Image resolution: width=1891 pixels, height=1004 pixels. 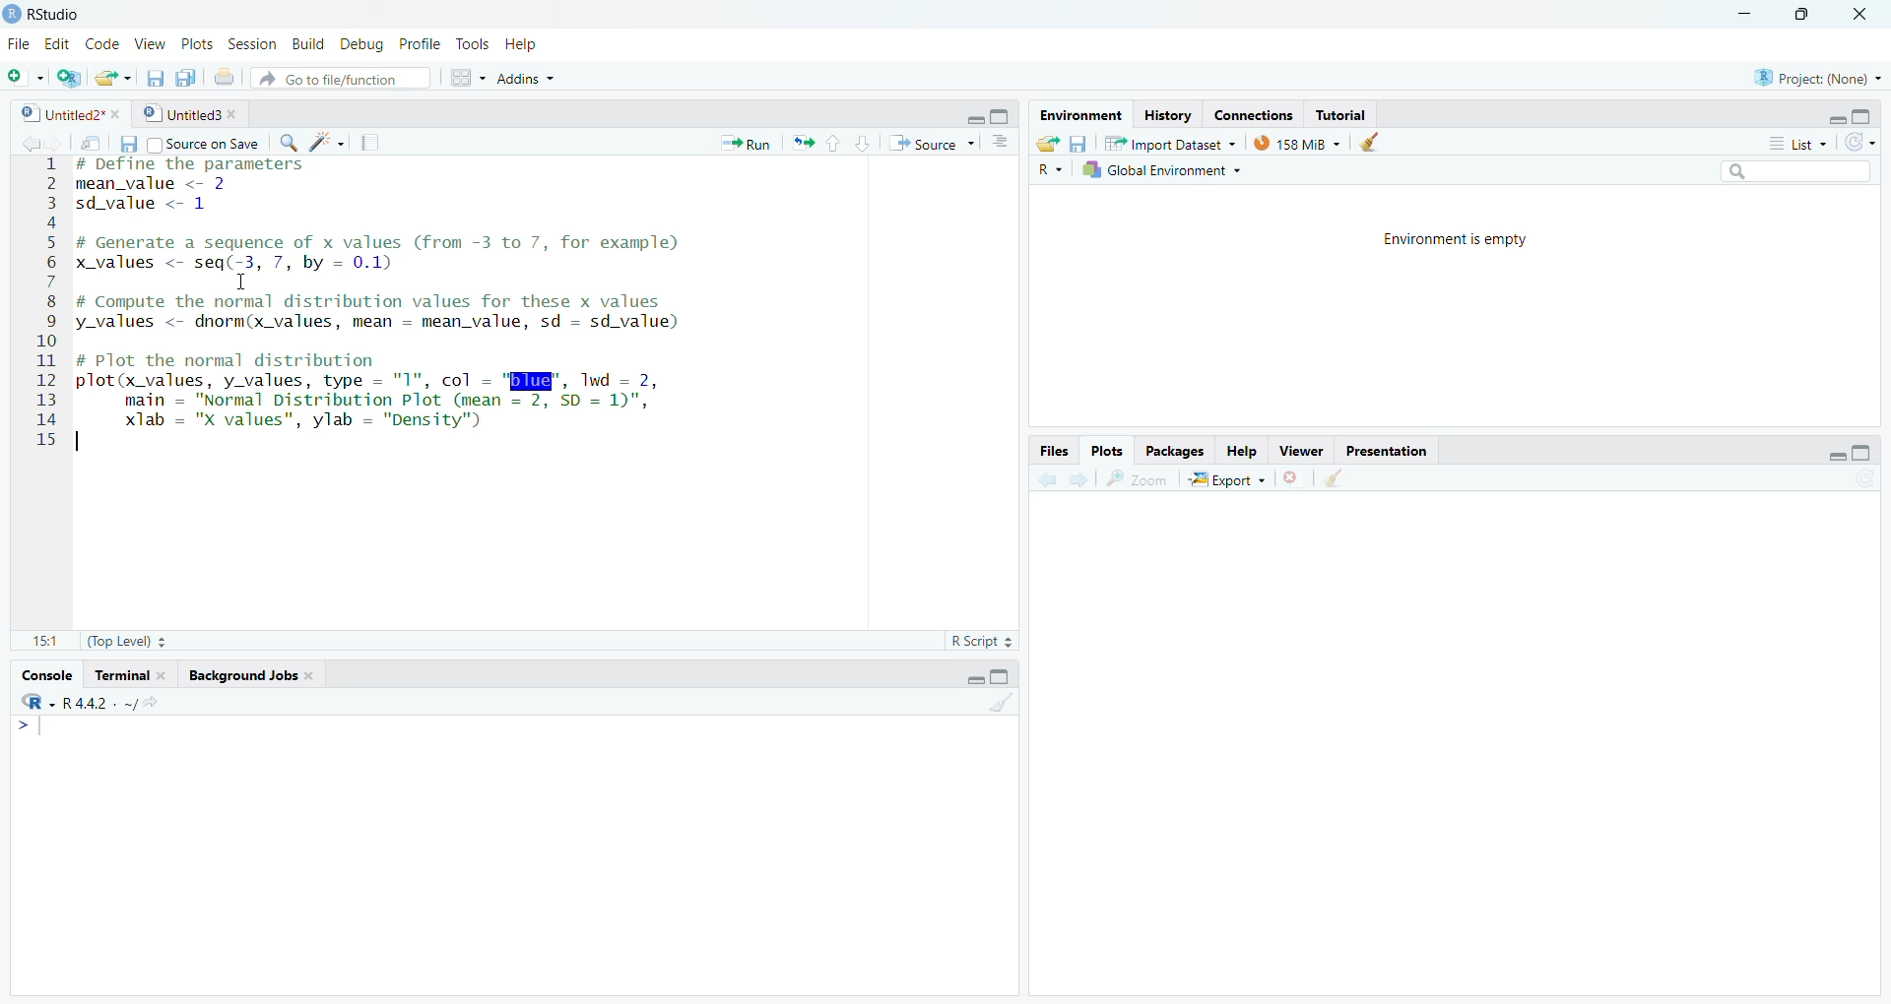 I want to click on forward/backward, so click(x=34, y=143).